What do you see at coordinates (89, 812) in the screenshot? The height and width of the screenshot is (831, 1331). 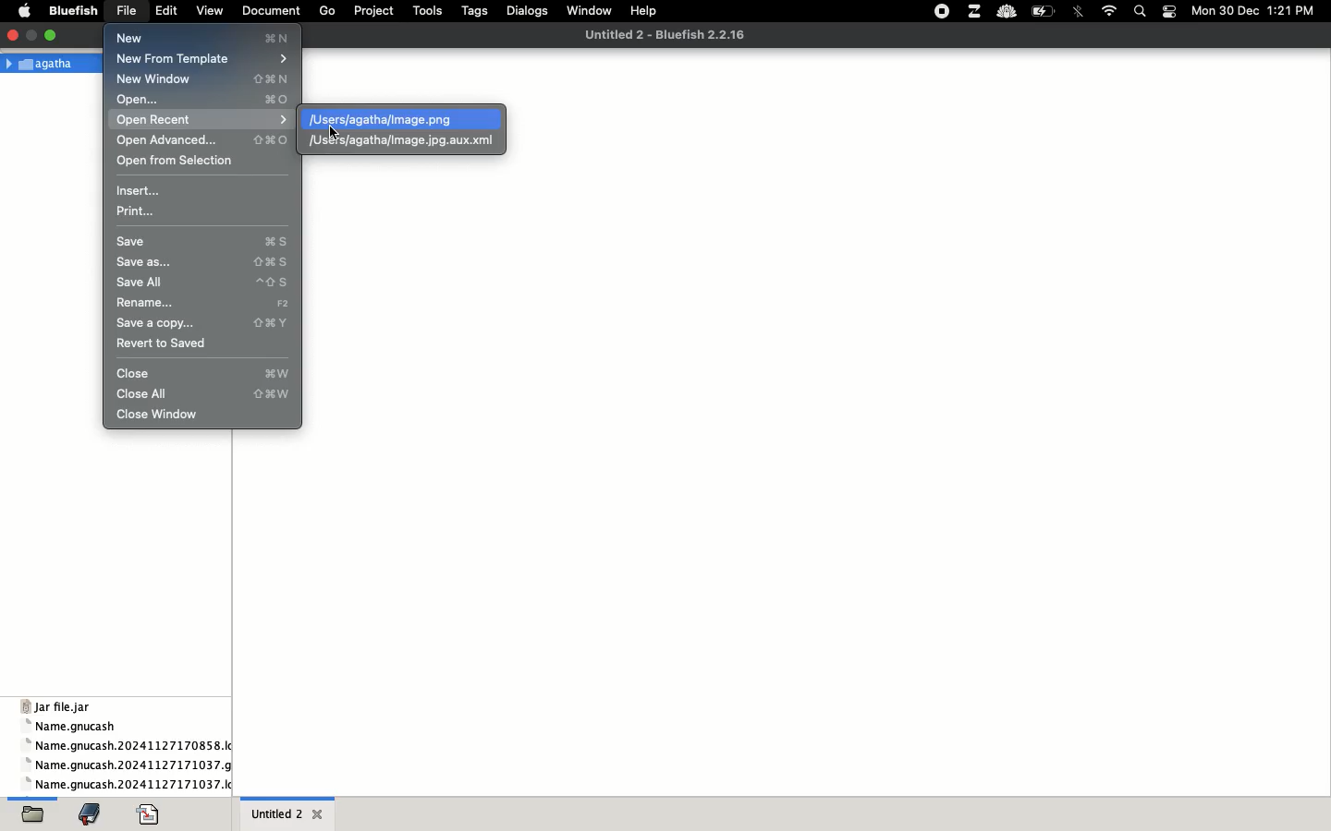 I see `bookmark` at bounding box center [89, 812].